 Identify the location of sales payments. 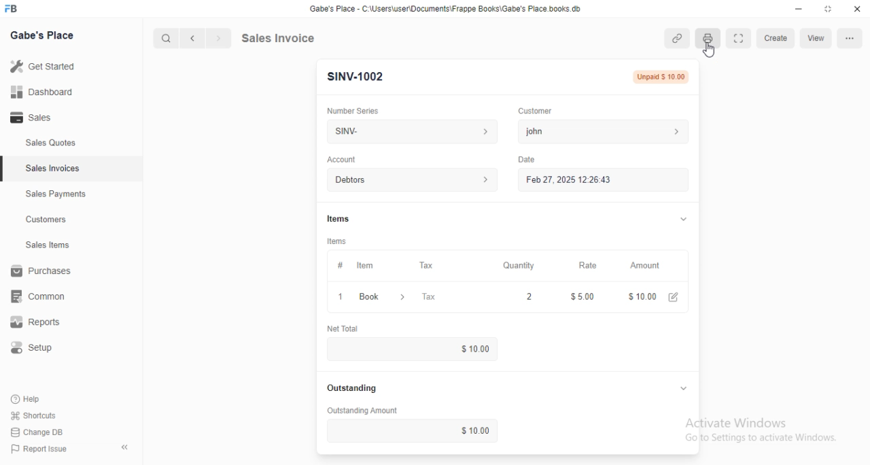
(56, 194).